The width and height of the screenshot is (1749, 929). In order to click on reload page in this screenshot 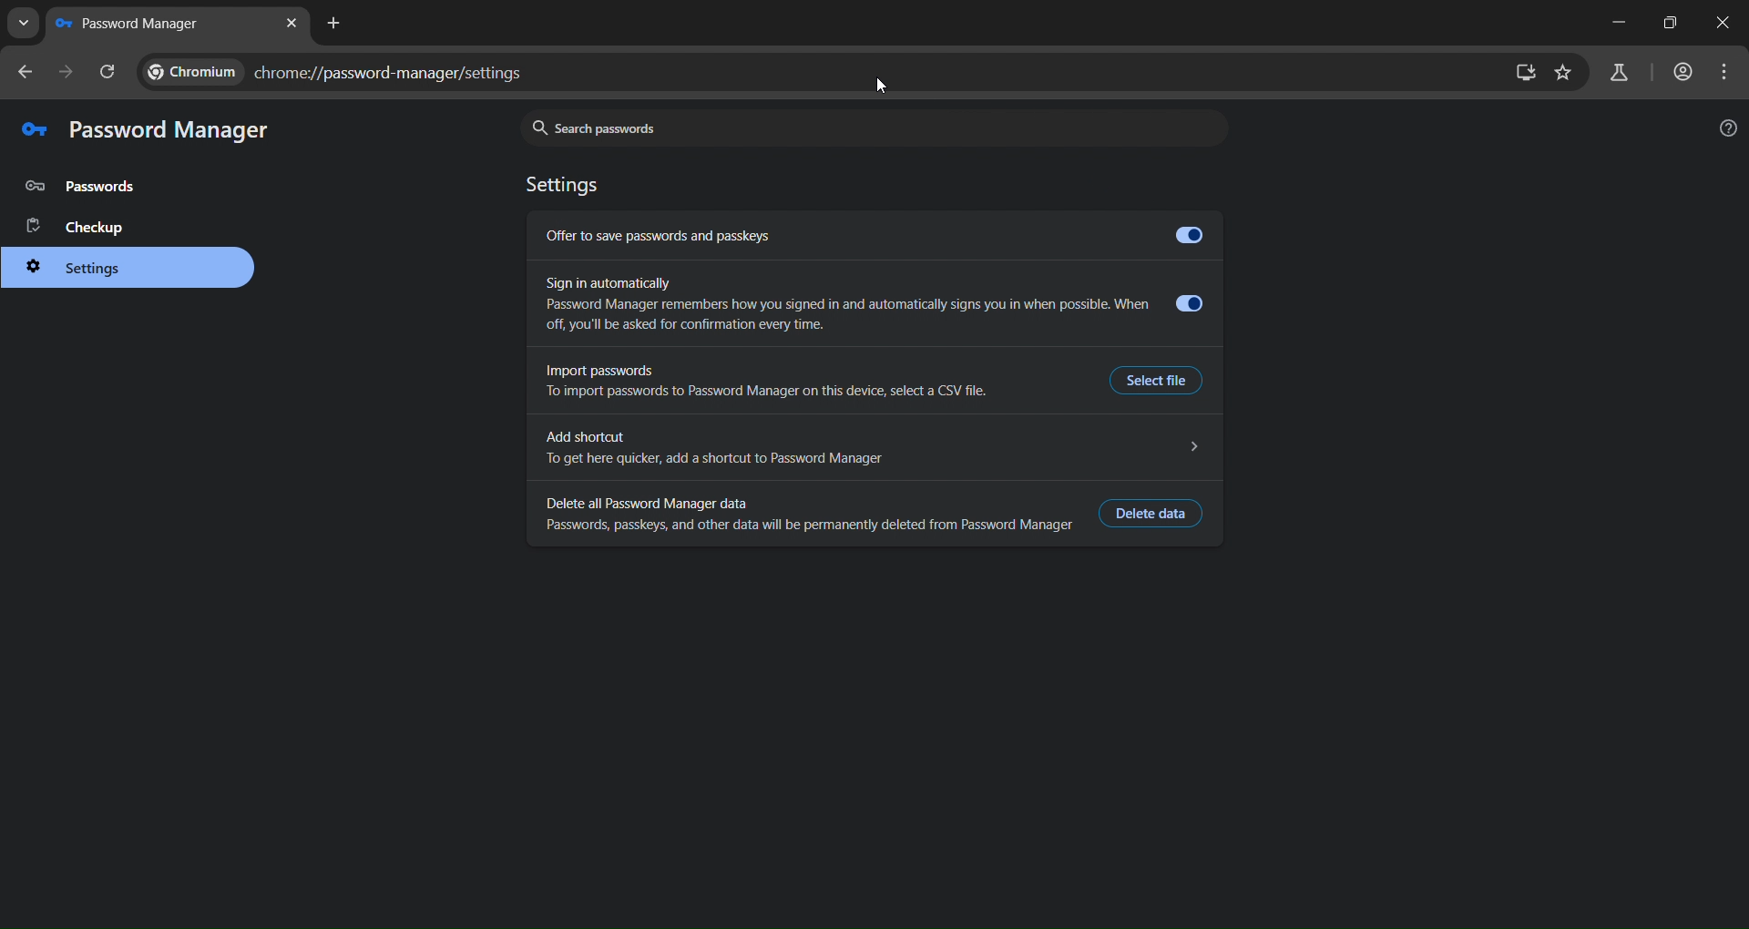, I will do `click(108, 71)`.